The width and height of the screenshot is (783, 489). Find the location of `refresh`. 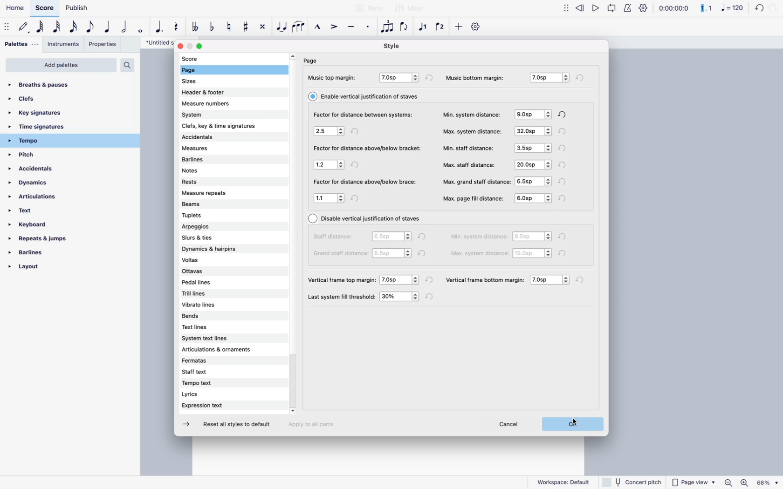

refresh is located at coordinates (356, 132).